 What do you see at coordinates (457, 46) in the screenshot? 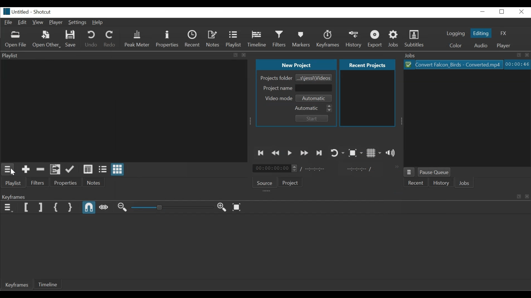
I see `Color` at bounding box center [457, 46].